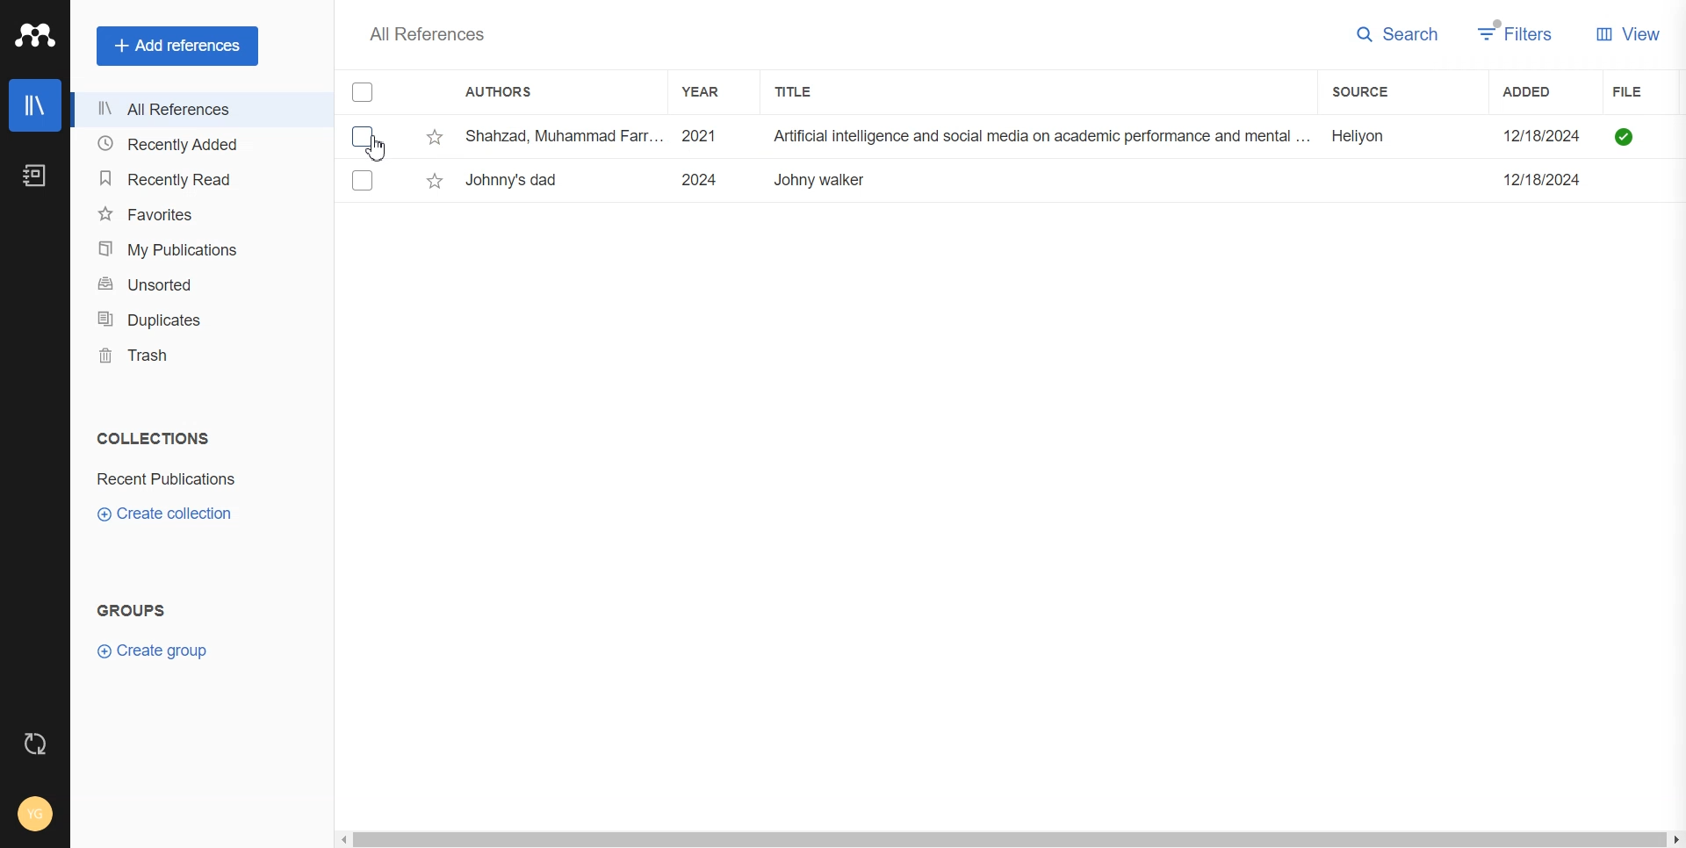  Describe the element at coordinates (1380, 91) in the screenshot. I see `Sources` at that location.